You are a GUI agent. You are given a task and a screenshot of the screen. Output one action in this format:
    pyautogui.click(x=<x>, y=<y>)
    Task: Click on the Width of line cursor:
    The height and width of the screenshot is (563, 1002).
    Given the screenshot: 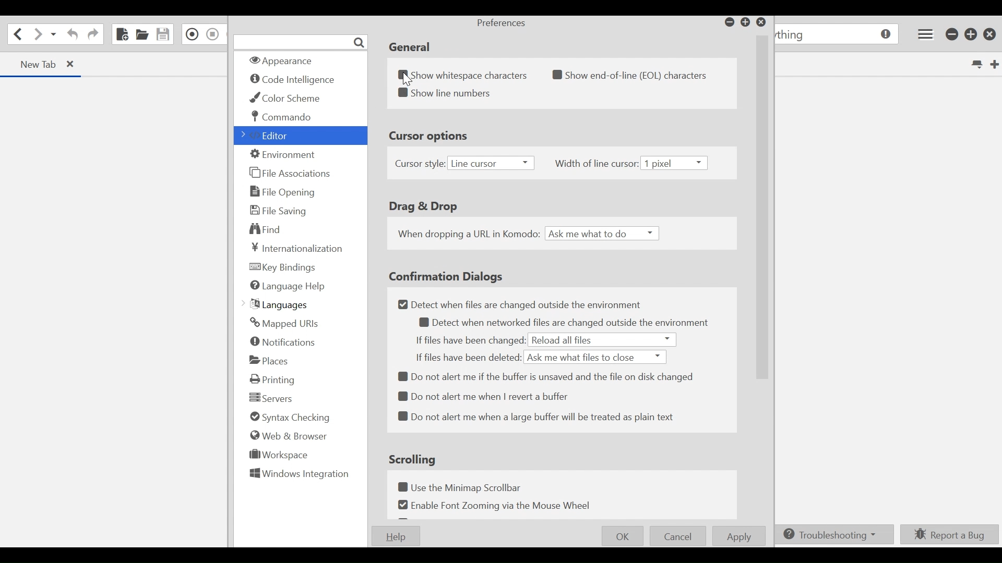 What is the action you would take?
    pyautogui.click(x=598, y=164)
    